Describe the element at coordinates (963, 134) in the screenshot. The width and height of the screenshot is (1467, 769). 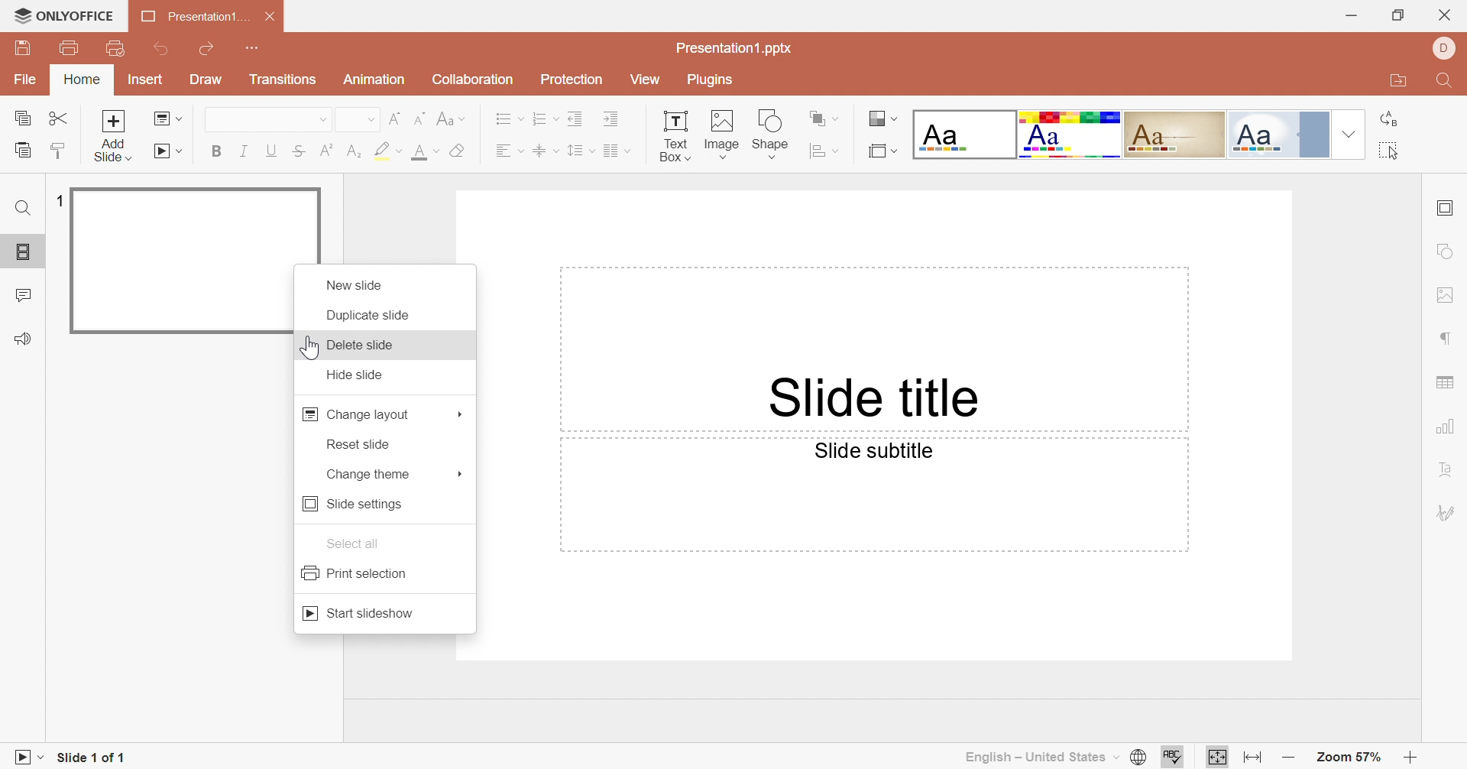
I see `Blank` at that location.